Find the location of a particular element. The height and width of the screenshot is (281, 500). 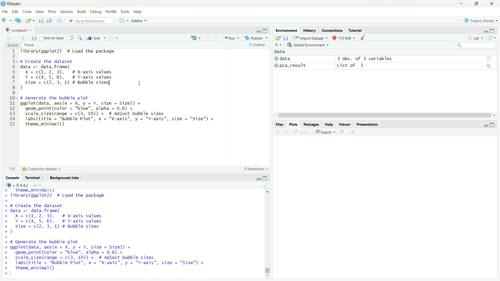

new file is located at coordinates (7, 20).